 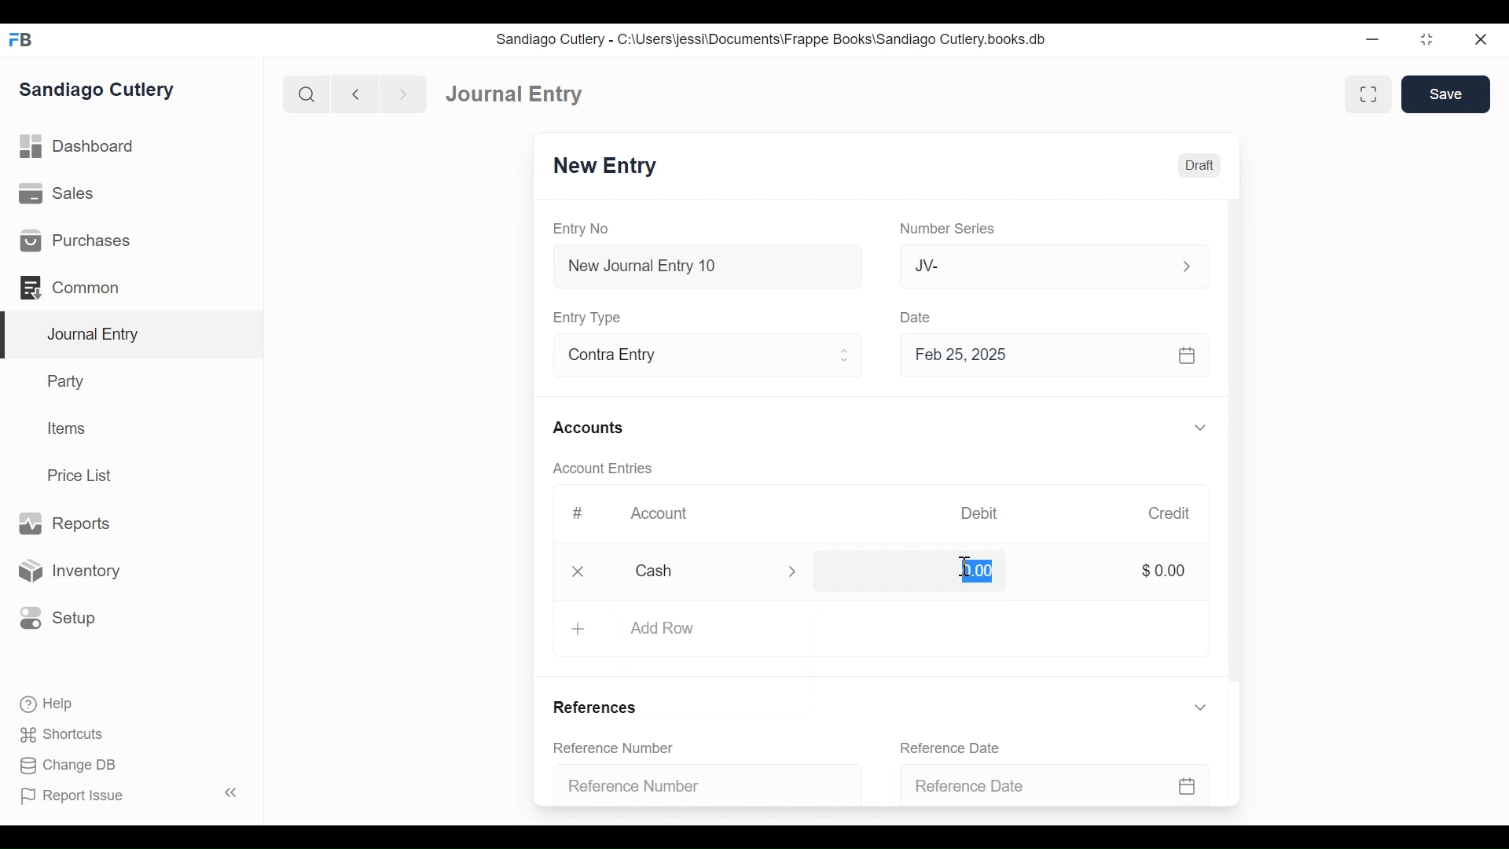 I want to click on Add Row, so click(x=674, y=629).